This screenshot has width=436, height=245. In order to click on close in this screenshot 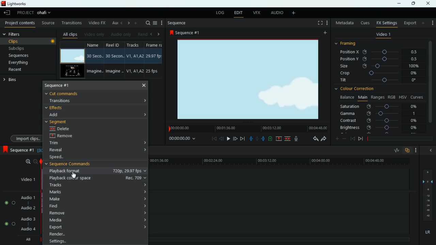, I will do `click(429, 3)`.